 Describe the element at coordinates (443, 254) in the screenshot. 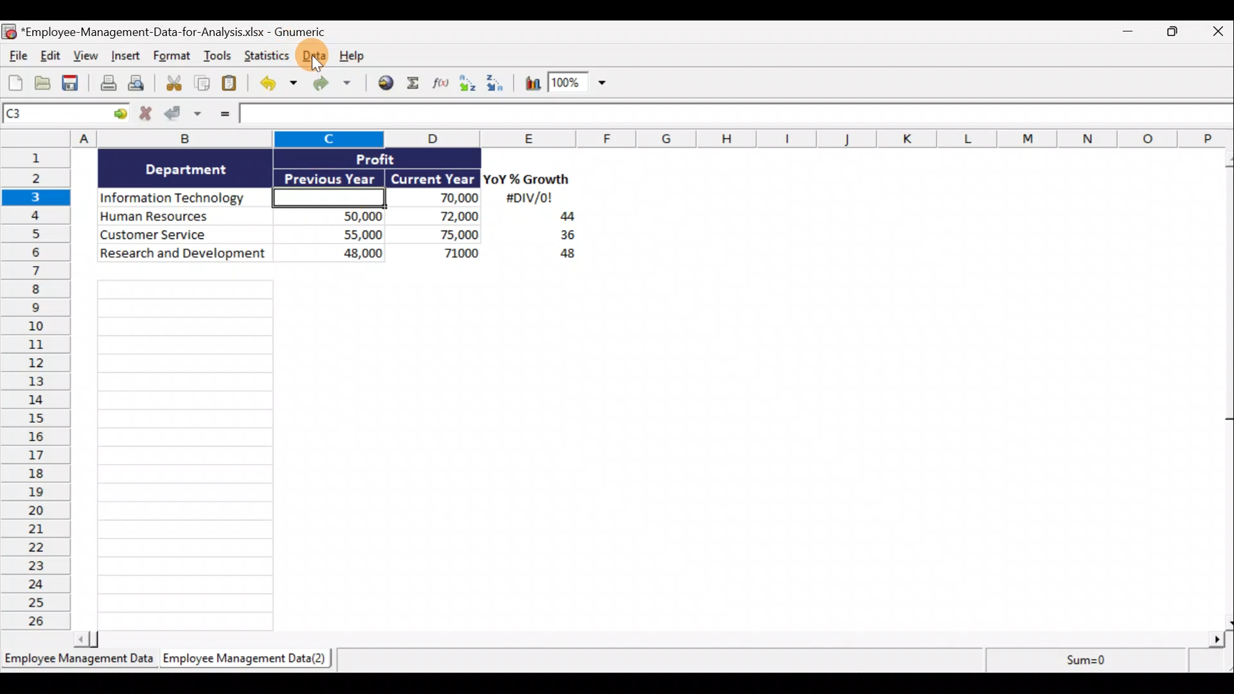

I see `71,000` at that location.